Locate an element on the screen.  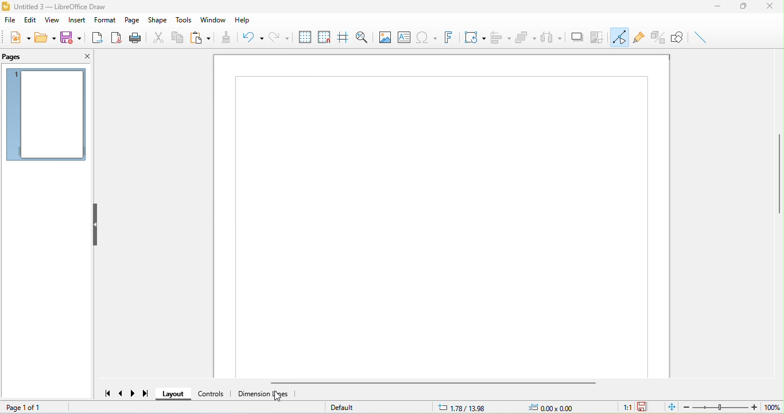
file is located at coordinates (10, 21).